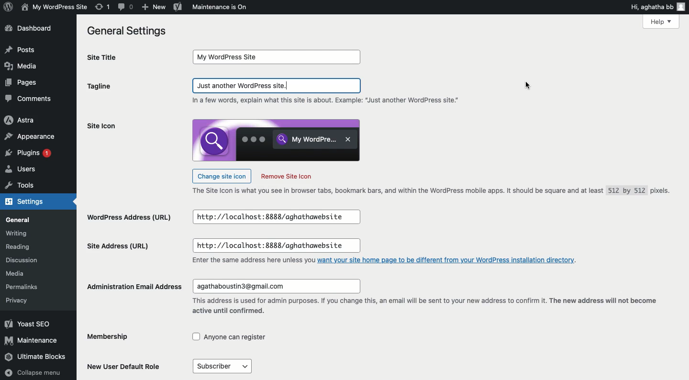 The image size is (689, 380). Describe the element at coordinates (21, 66) in the screenshot. I see `Media` at that location.